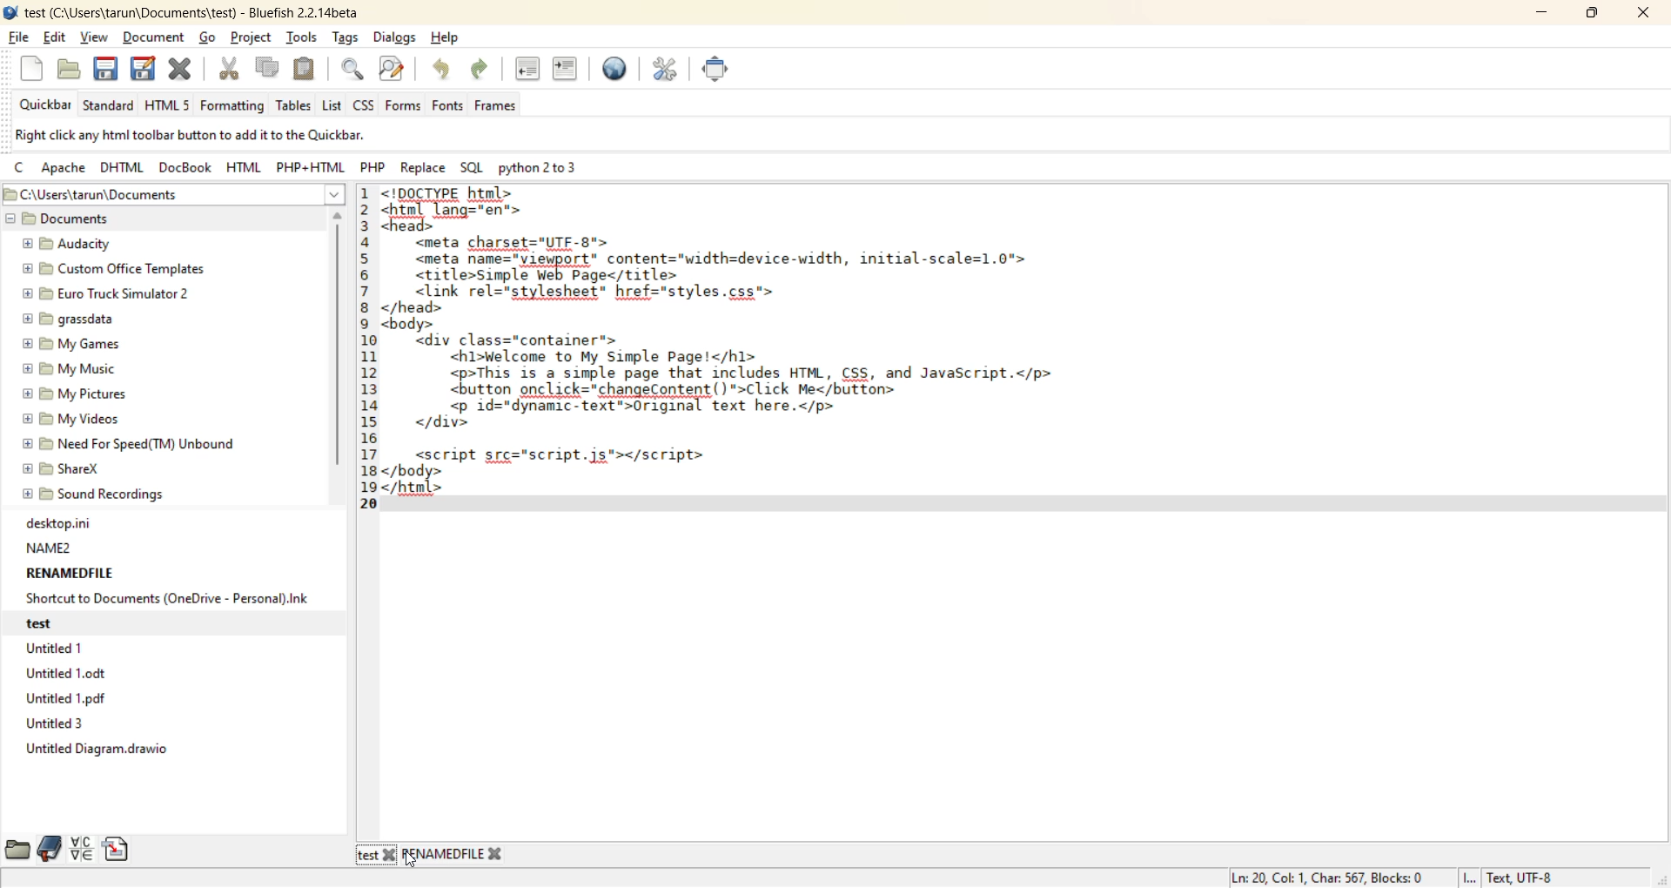 This screenshot has height=888, width=1671. What do you see at coordinates (396, 69) in the screenshot?
I see `find and replace` at bounding box center [396, 69].